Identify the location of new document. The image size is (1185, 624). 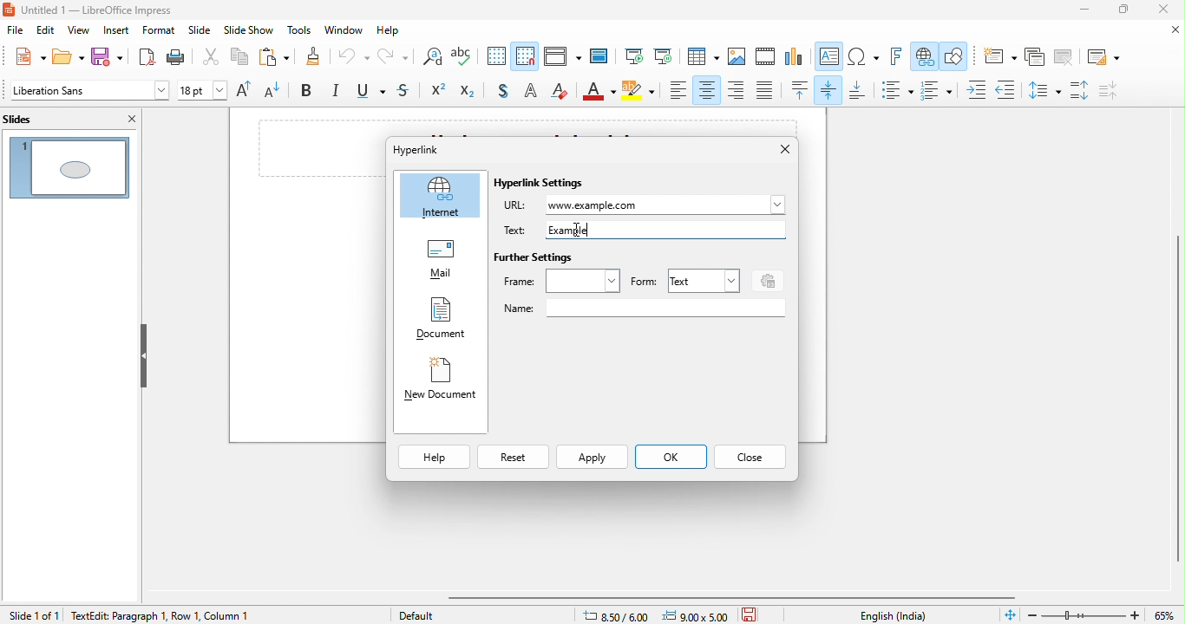
(440, 383).